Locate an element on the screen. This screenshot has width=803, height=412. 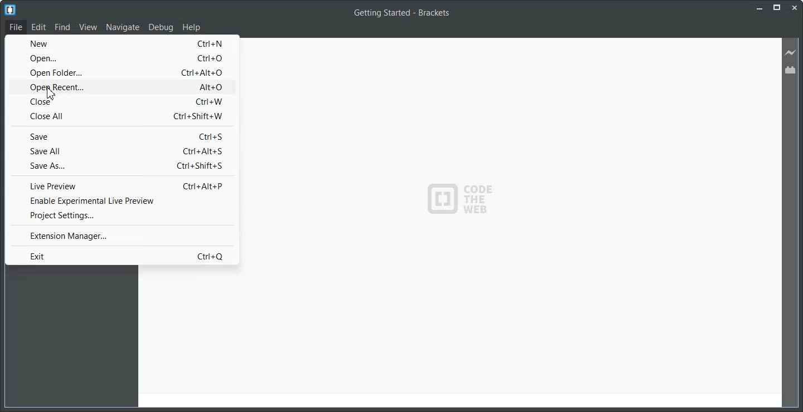
Open Folder is located at coordinates (120, 72).